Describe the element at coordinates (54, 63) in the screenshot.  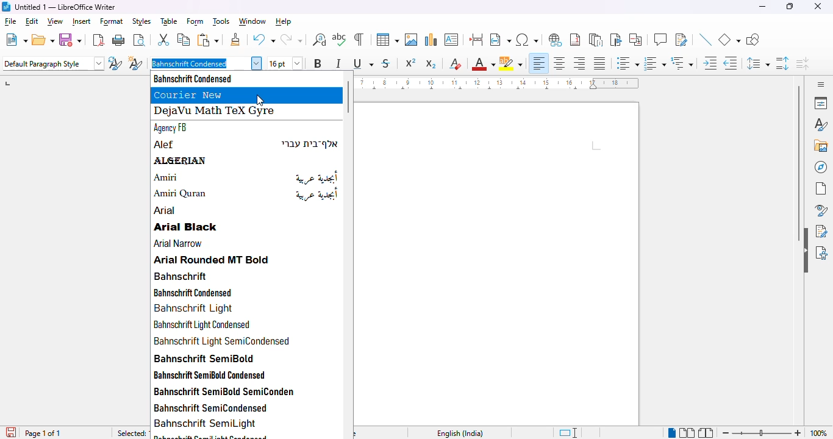
I see `set paragraph style` at that location.